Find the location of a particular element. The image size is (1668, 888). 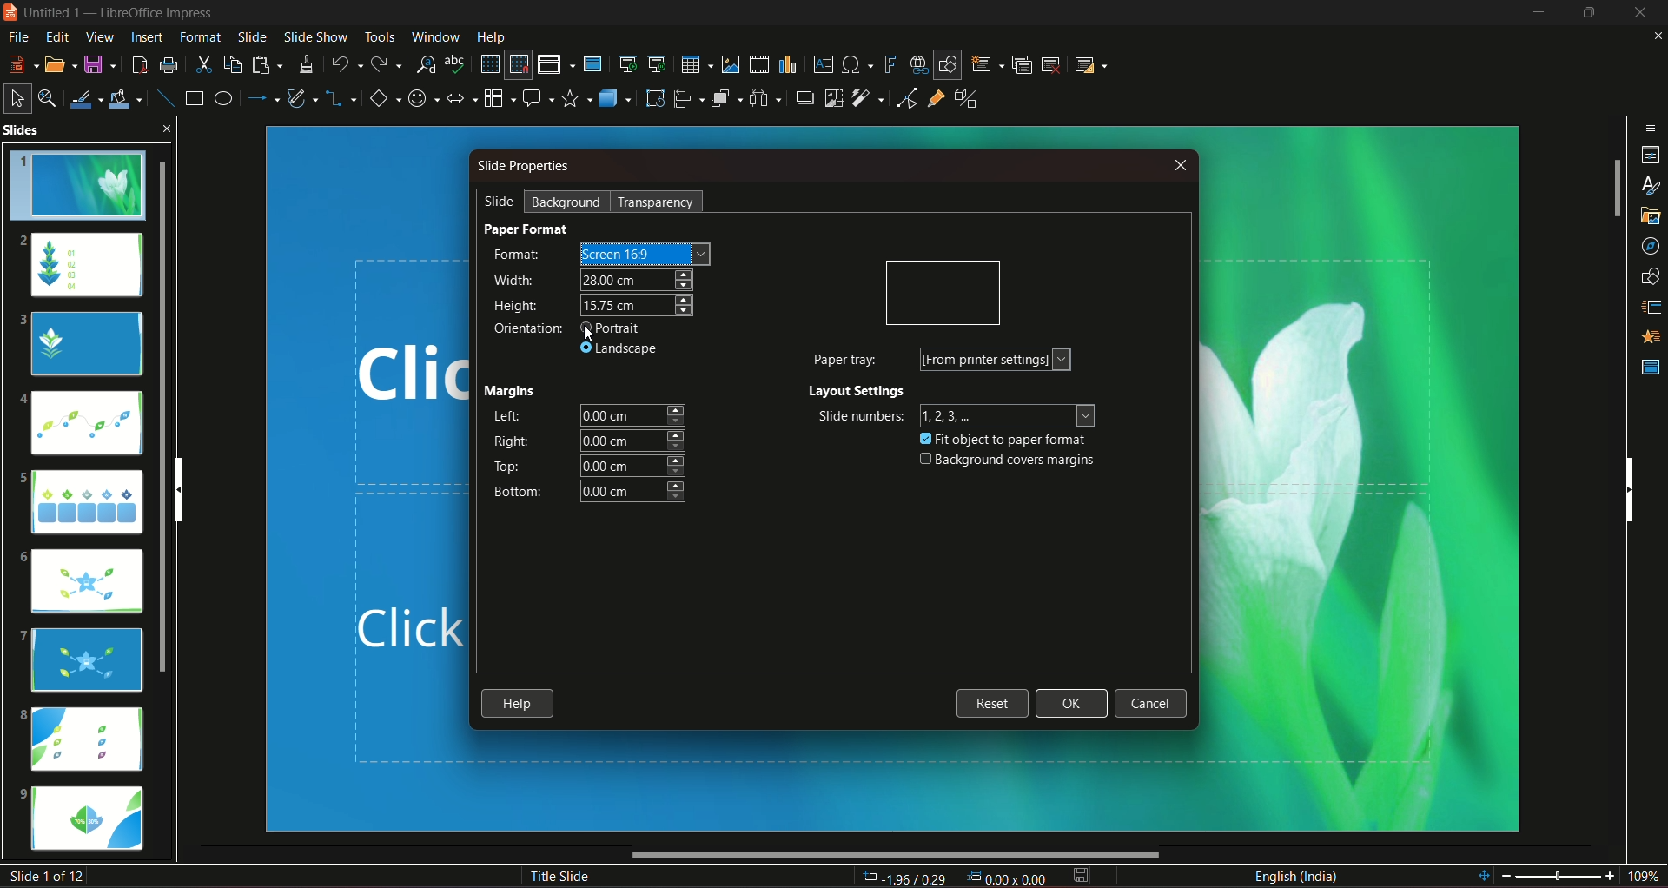

snap to grid is located at coordinates (519, 66).